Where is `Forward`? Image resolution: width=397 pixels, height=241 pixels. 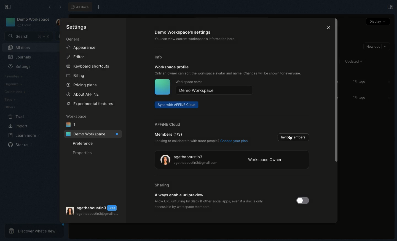
Forward is located at coordinates (60, 7).